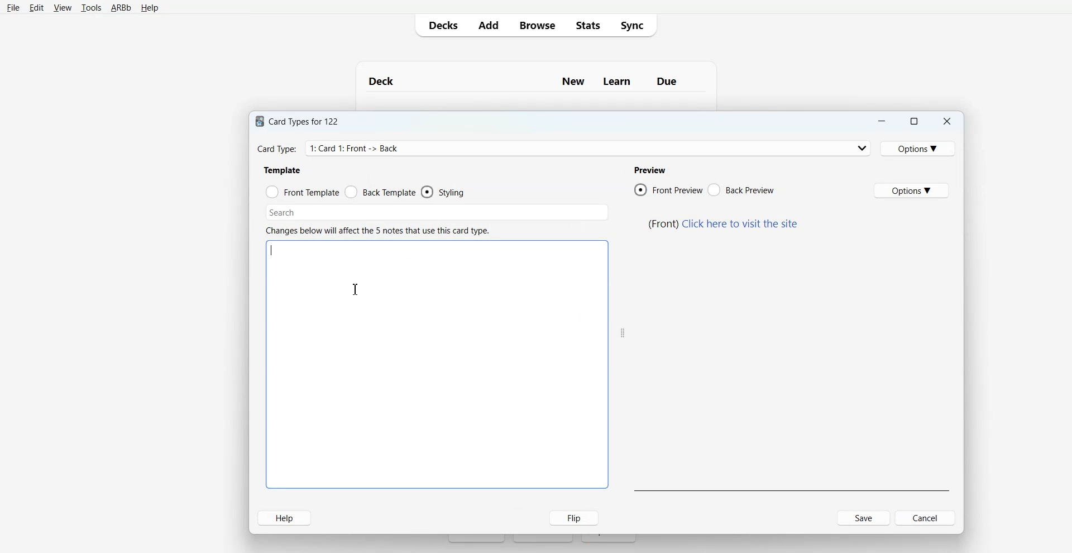 The width and height of the screenshot is (1072, 553). What do you see at coordinates (437, 211) in the screenshot?
I see `Search Bar` at bounding box center [437, 211].